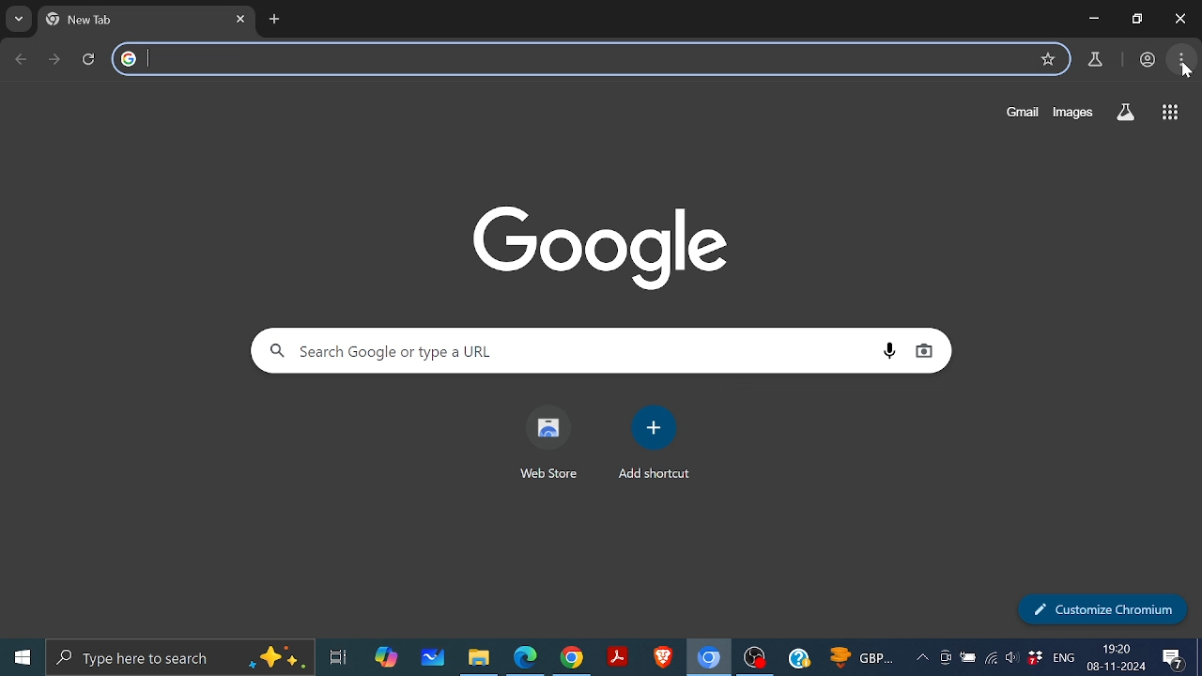  What do you see at coordinates (801, 656) in the screenshot?
I see `Help` at bounding box center [801, 656].